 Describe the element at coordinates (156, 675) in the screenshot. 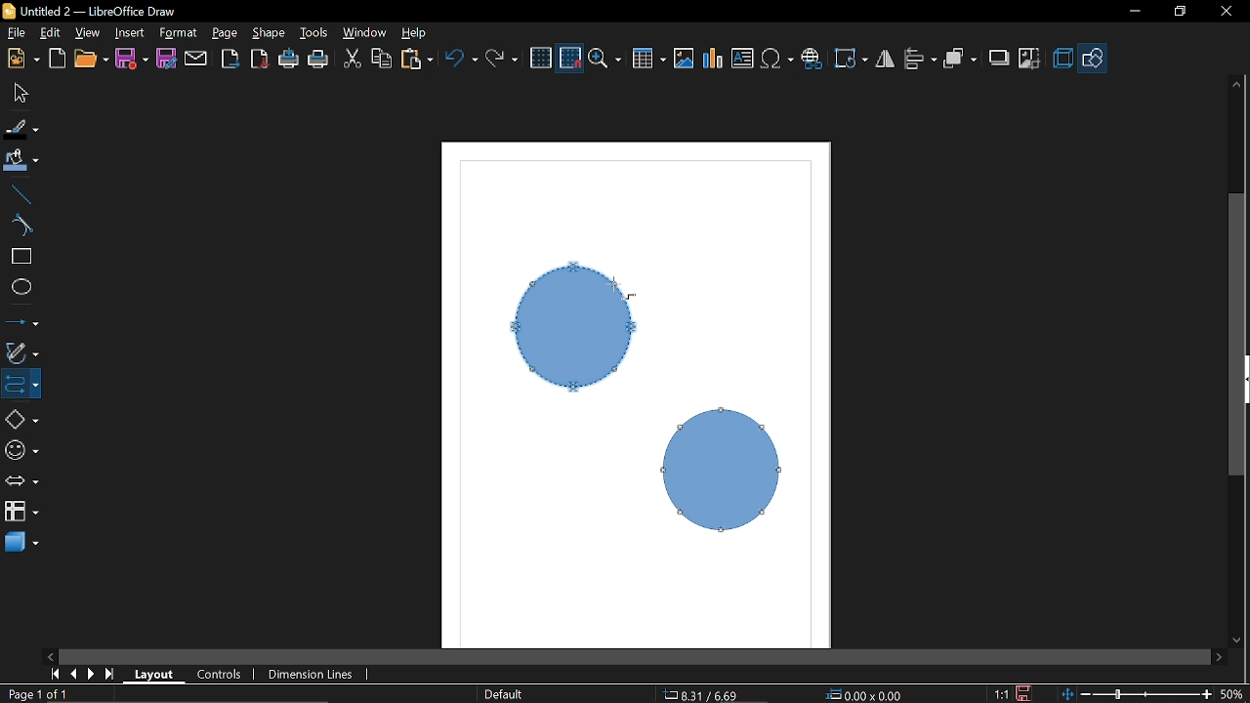

I see `Layout` at that location.